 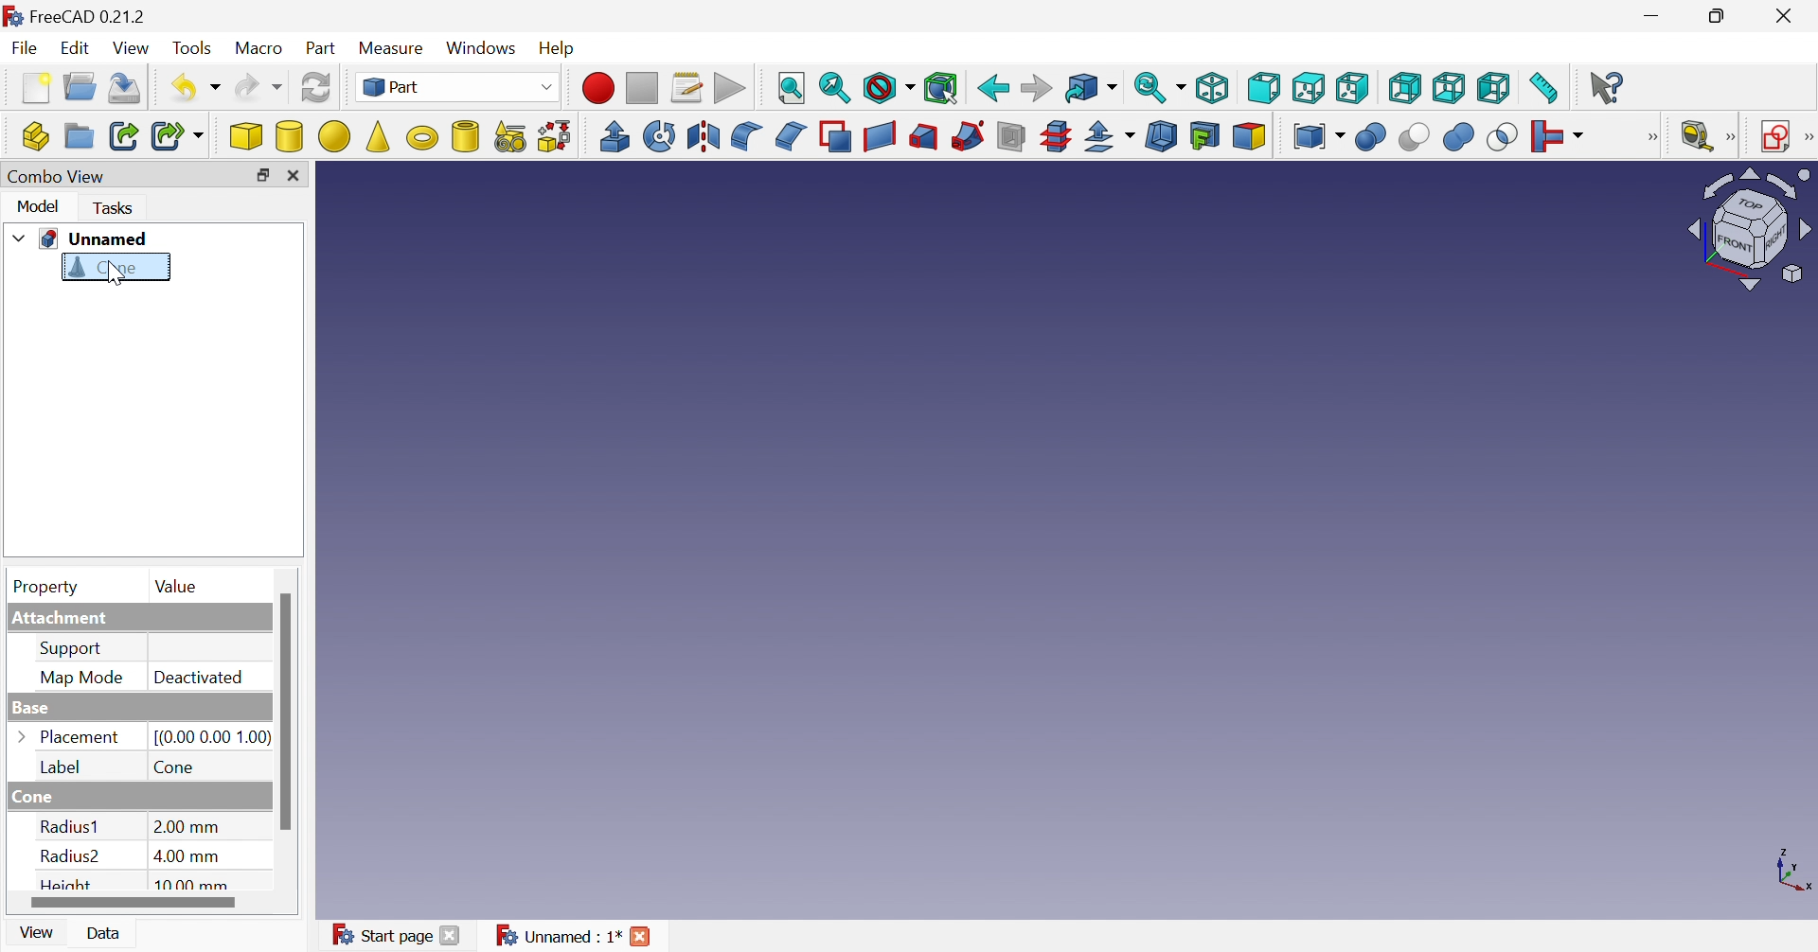 I want to click on Base, so click(x=35, y=710).